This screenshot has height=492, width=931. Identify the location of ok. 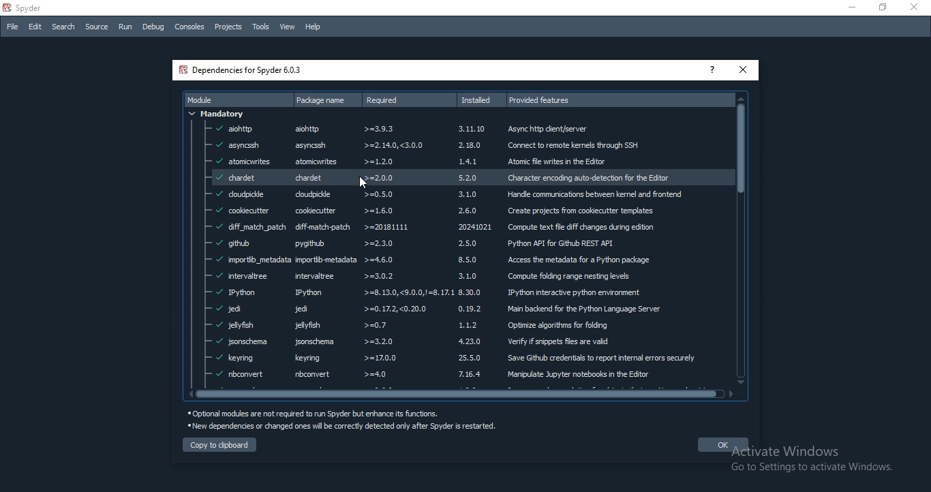
(716, 444).